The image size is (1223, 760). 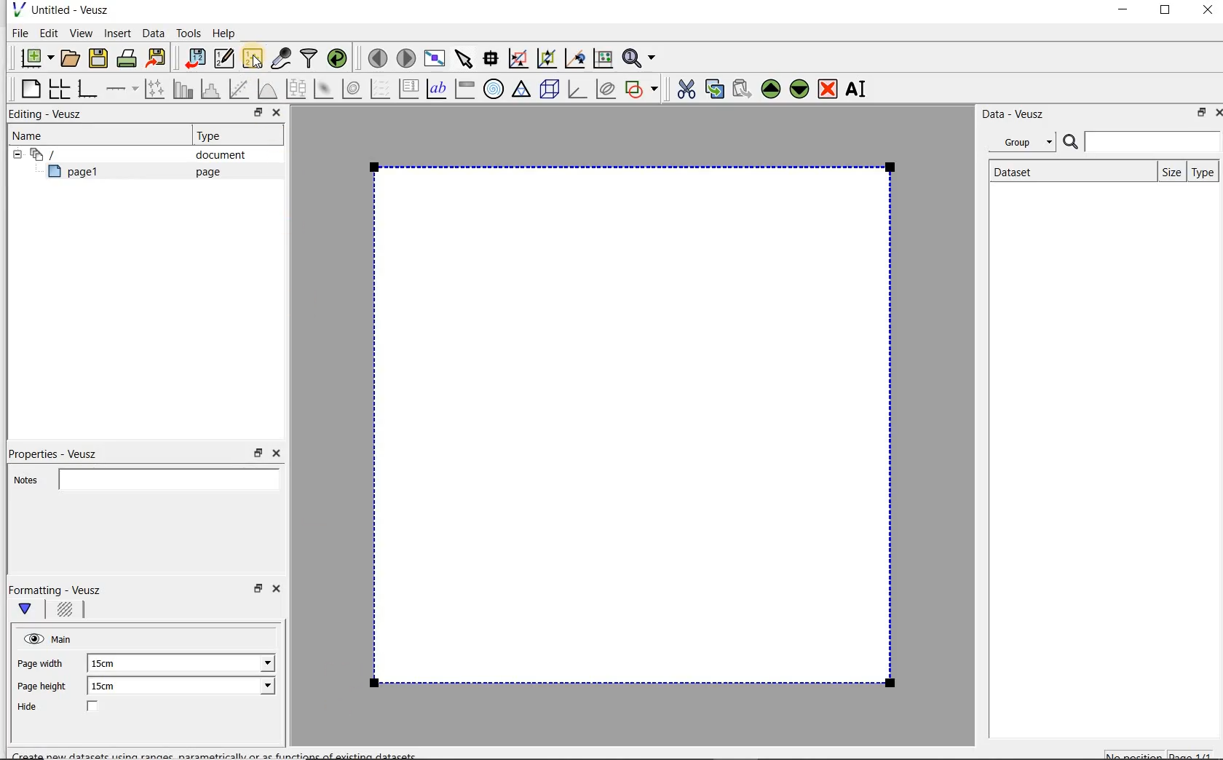 I want to click on polar graph, so click(x=494, y=89).